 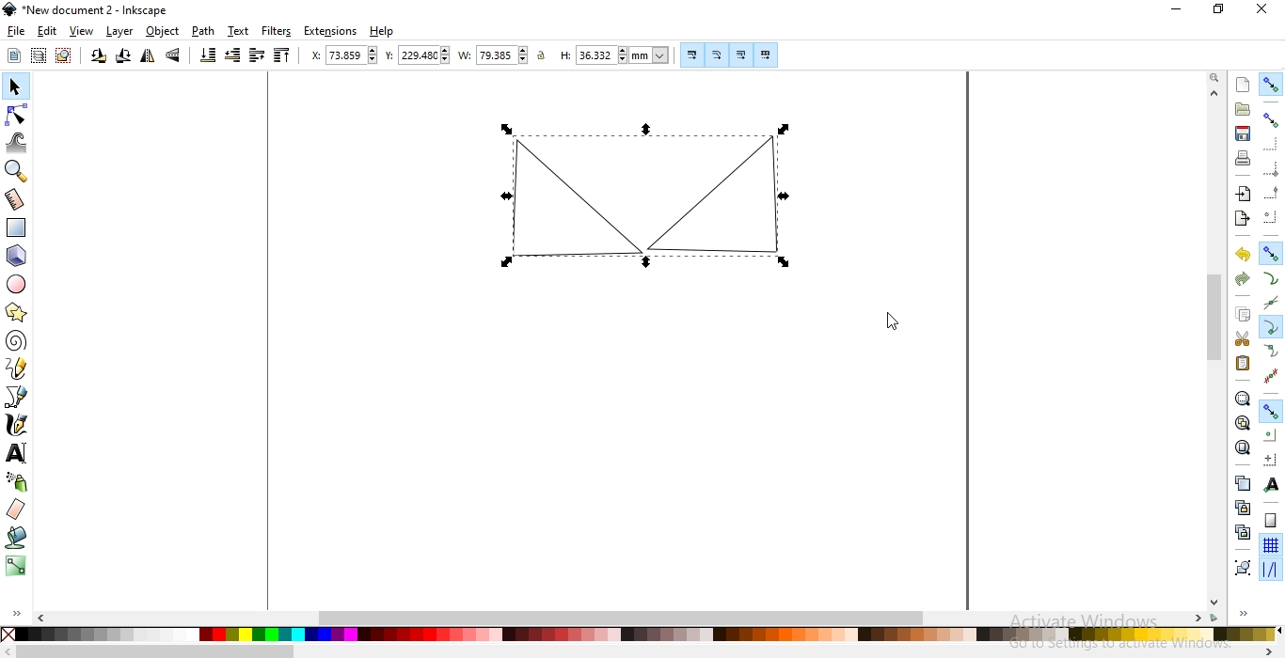 What do you see at coordinates (1217, 11) in the screenshot?
I see `maximize` at bounding box center [1217, 11].